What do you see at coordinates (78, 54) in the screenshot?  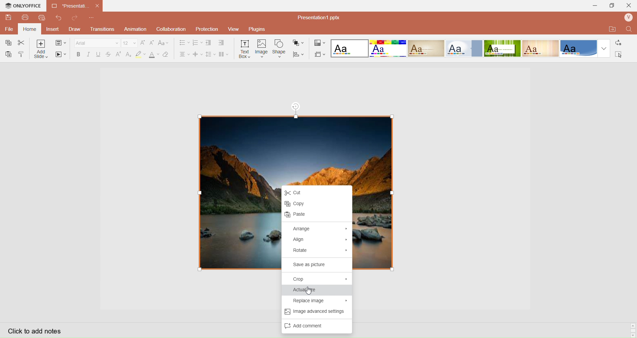 I see `Bold` at bounding box center [78, 54].